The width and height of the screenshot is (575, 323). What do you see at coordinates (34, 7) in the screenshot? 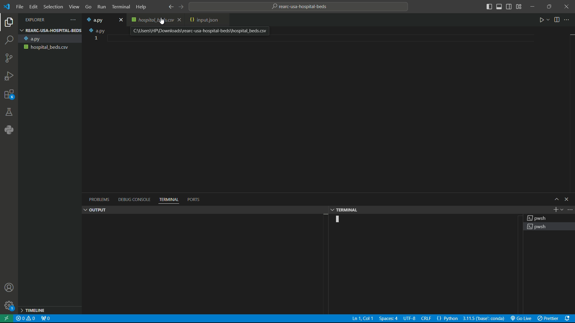
I see `edit menu` at bounding box center [34, 7].